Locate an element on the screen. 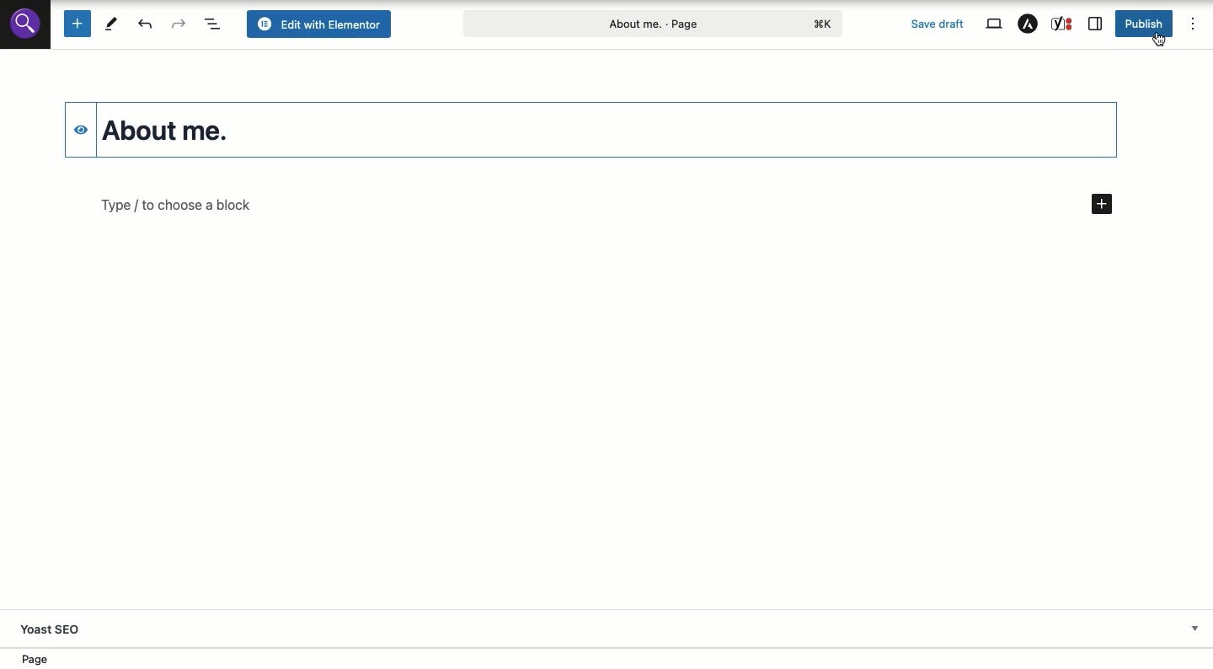  View is located at coordinates (995, 23).